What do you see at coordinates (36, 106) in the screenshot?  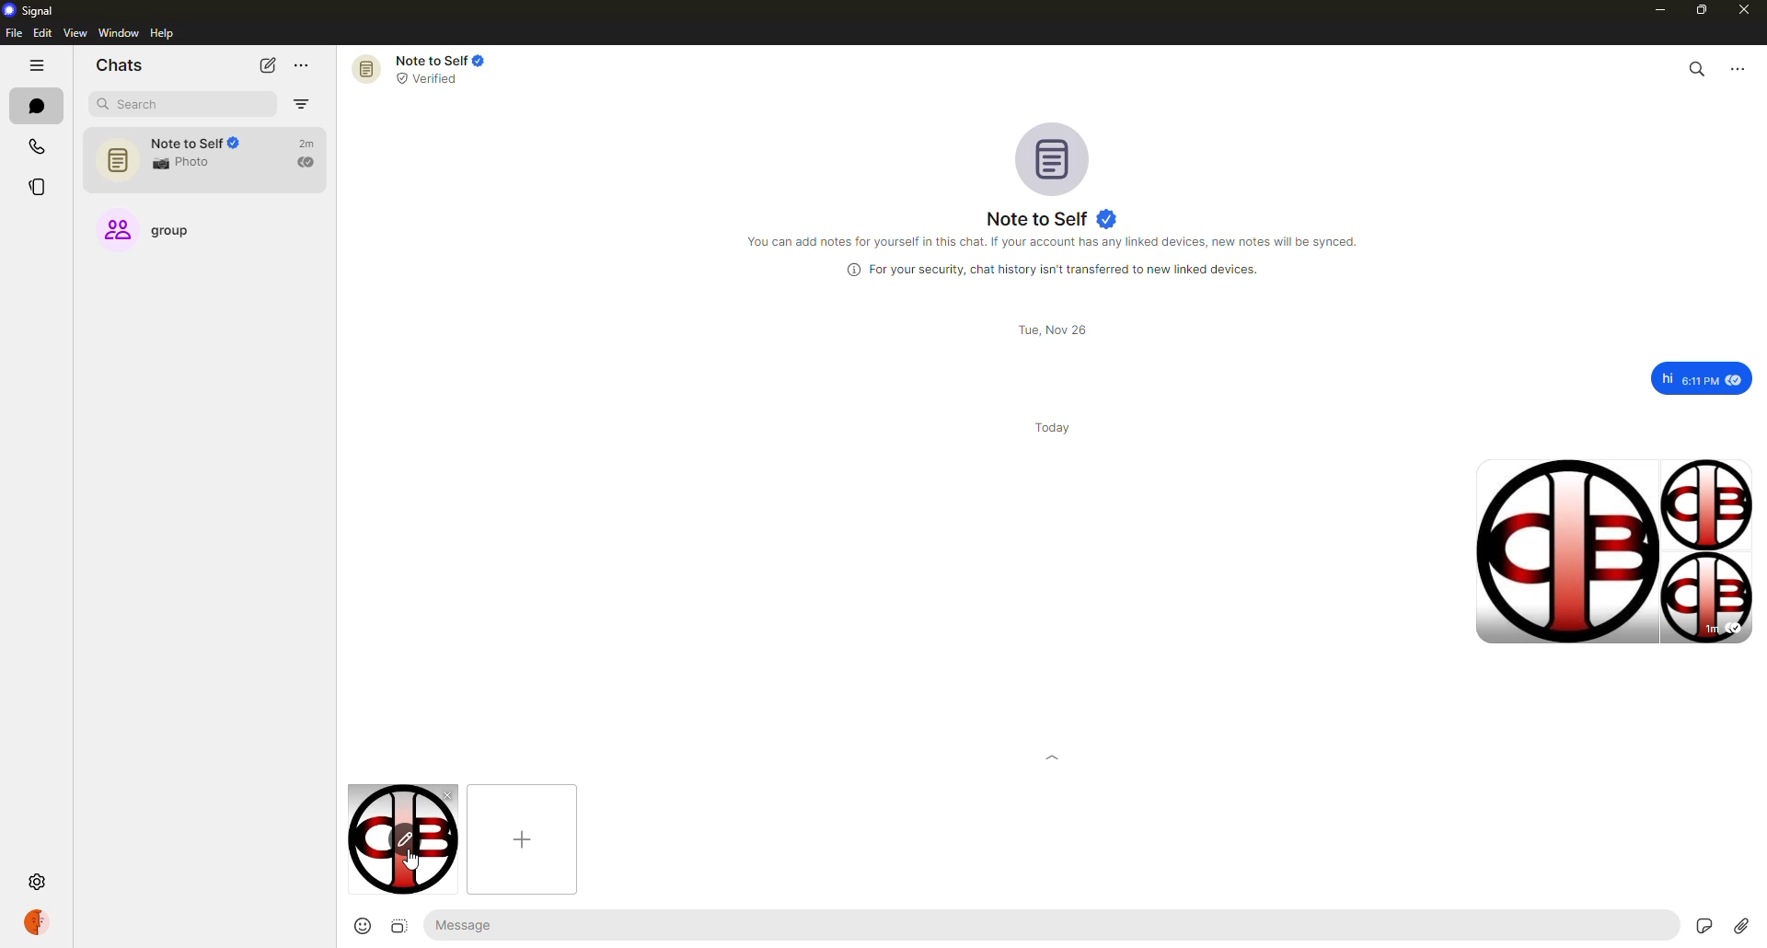 I see `chats` at bounding box center [36, 106].